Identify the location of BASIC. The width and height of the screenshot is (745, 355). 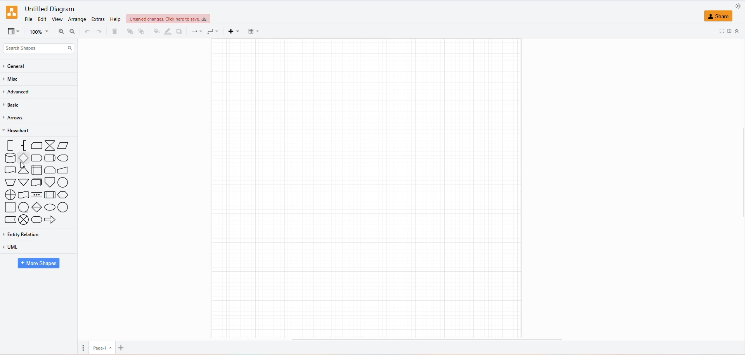
(12, 106).